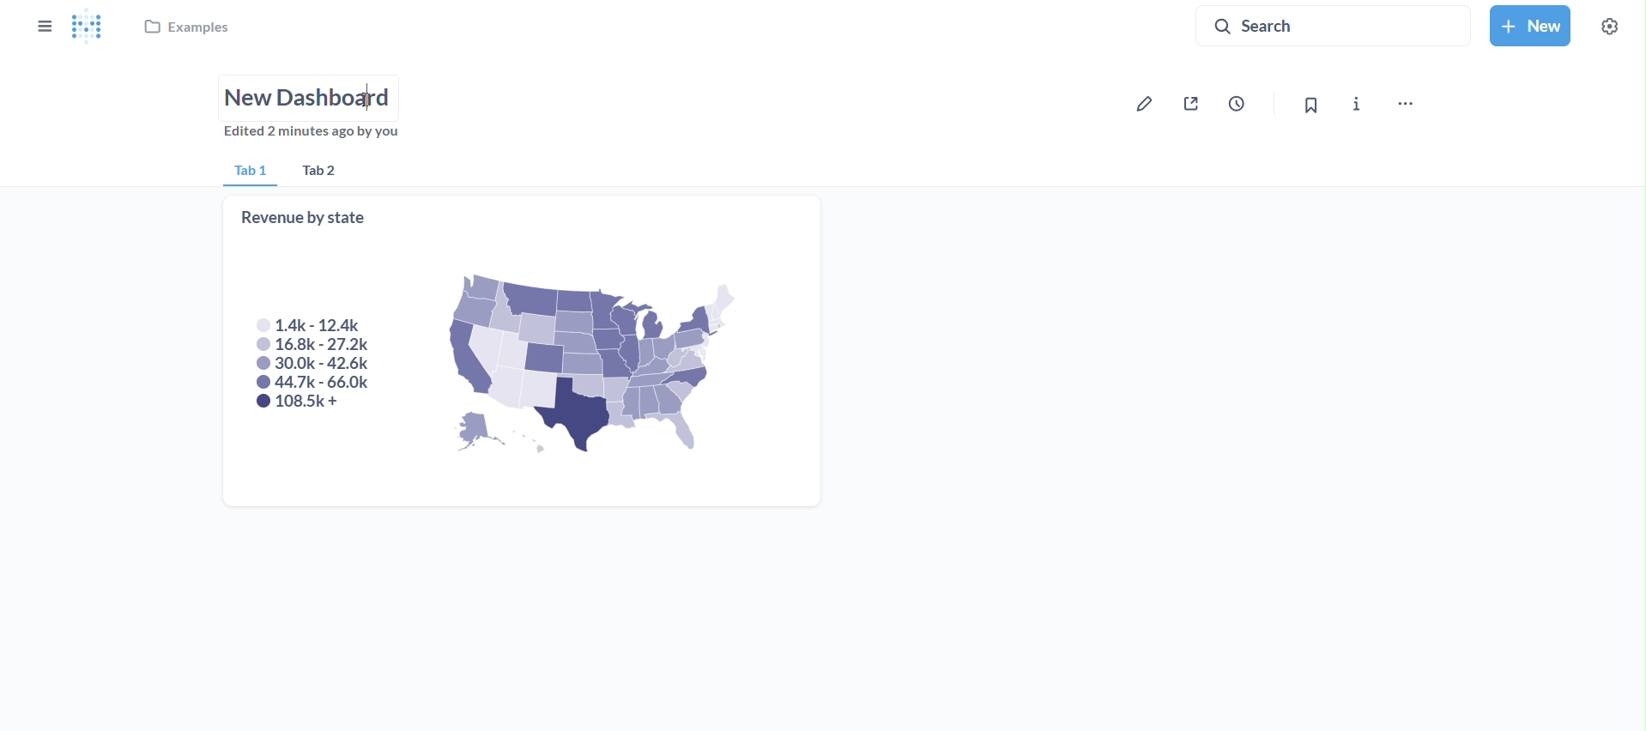 The width and height of the screenshot is (1646, 731). Describe the element at coordinates (1306, 105) in the screenshot. I see `bookmark` at that location.